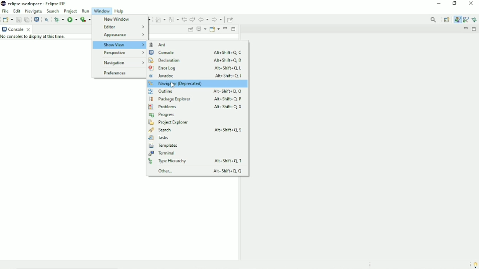 Image resolution: width=479 pixels, height=269 pixels. What do you see at coordinates (231, 19) in the screenshot?
I see `Pin Editor` at bounding box center [231, 19].